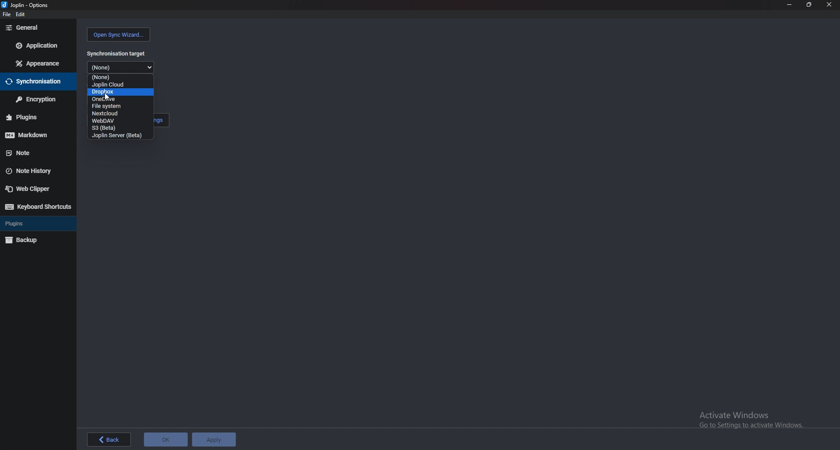  Describe the element at coordinates (38, 64) in the screenshot. I see `appearance` at that location.